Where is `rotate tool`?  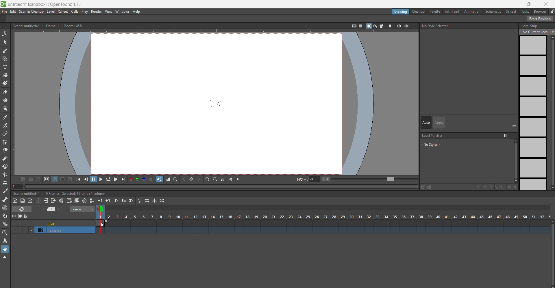 rotate tool is located at coordinates (5, 241).